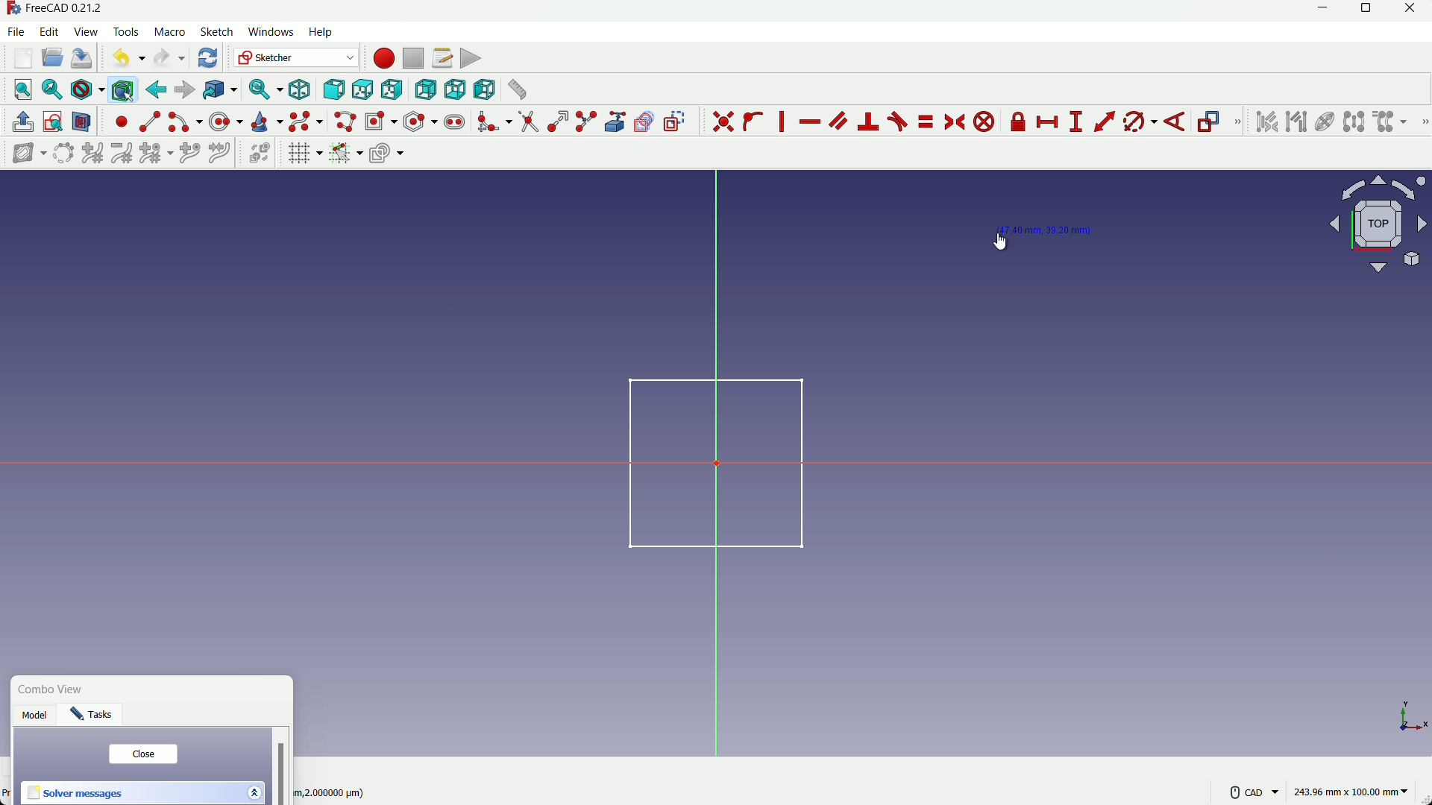 Image resolution: width=1432 pixels, height=805 pixels. Describe the element at coordinates (22, 89) in the screenshot. I see `select all` at that location.